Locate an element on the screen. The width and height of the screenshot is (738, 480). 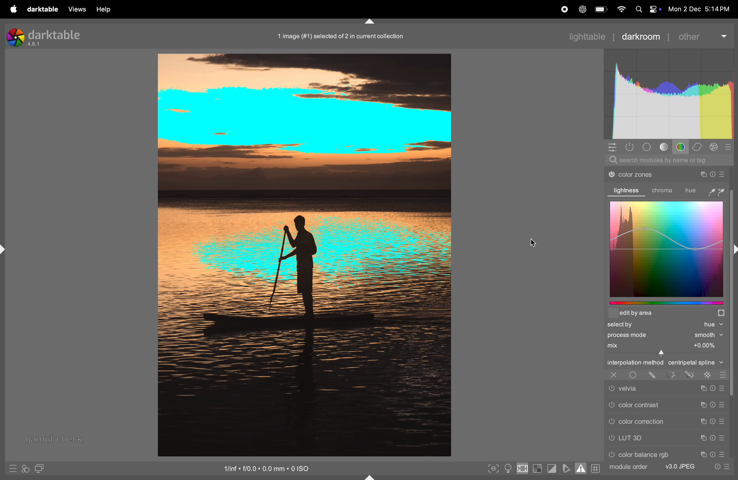
5:14PM is located at coordinates (717, 9).